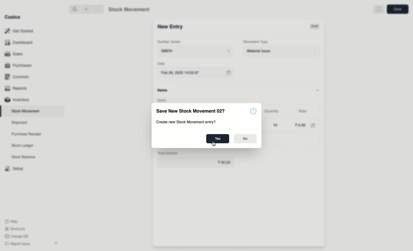 The width and height of the screenshot is (413, 251). I want to click on Stock Balance, so click(24, 157).